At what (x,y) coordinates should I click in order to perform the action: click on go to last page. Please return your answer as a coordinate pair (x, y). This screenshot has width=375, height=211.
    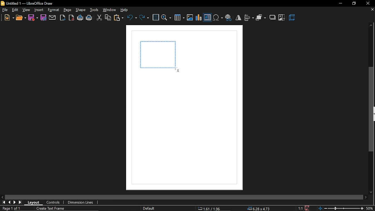
    Looking at the image, I should click on (16, 203).